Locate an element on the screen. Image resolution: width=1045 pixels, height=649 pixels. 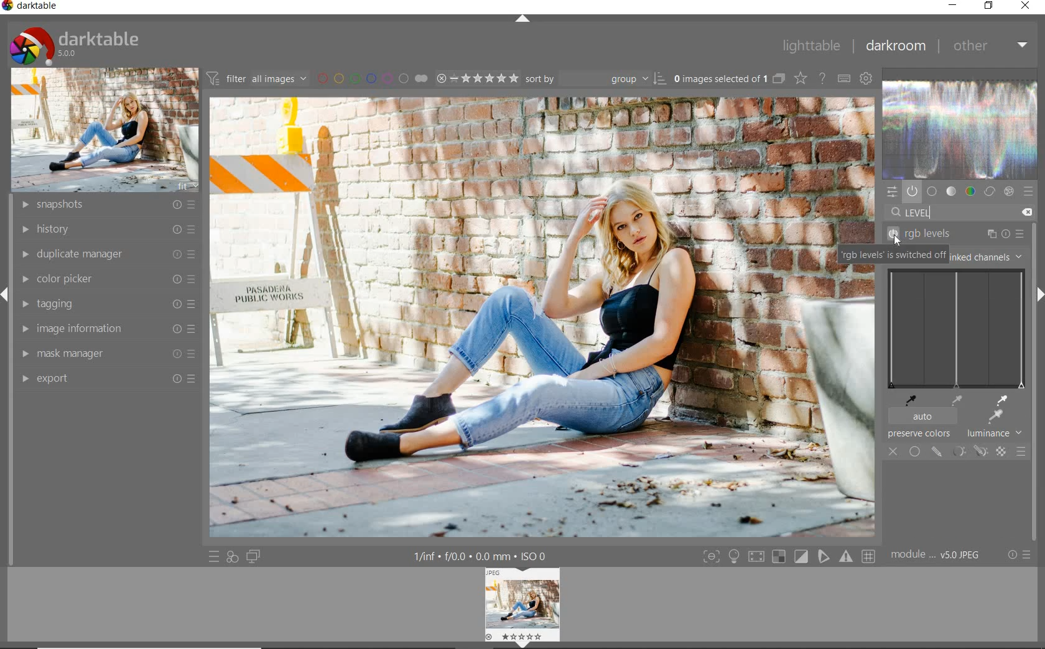
image information is located at coordinates (105, 329).